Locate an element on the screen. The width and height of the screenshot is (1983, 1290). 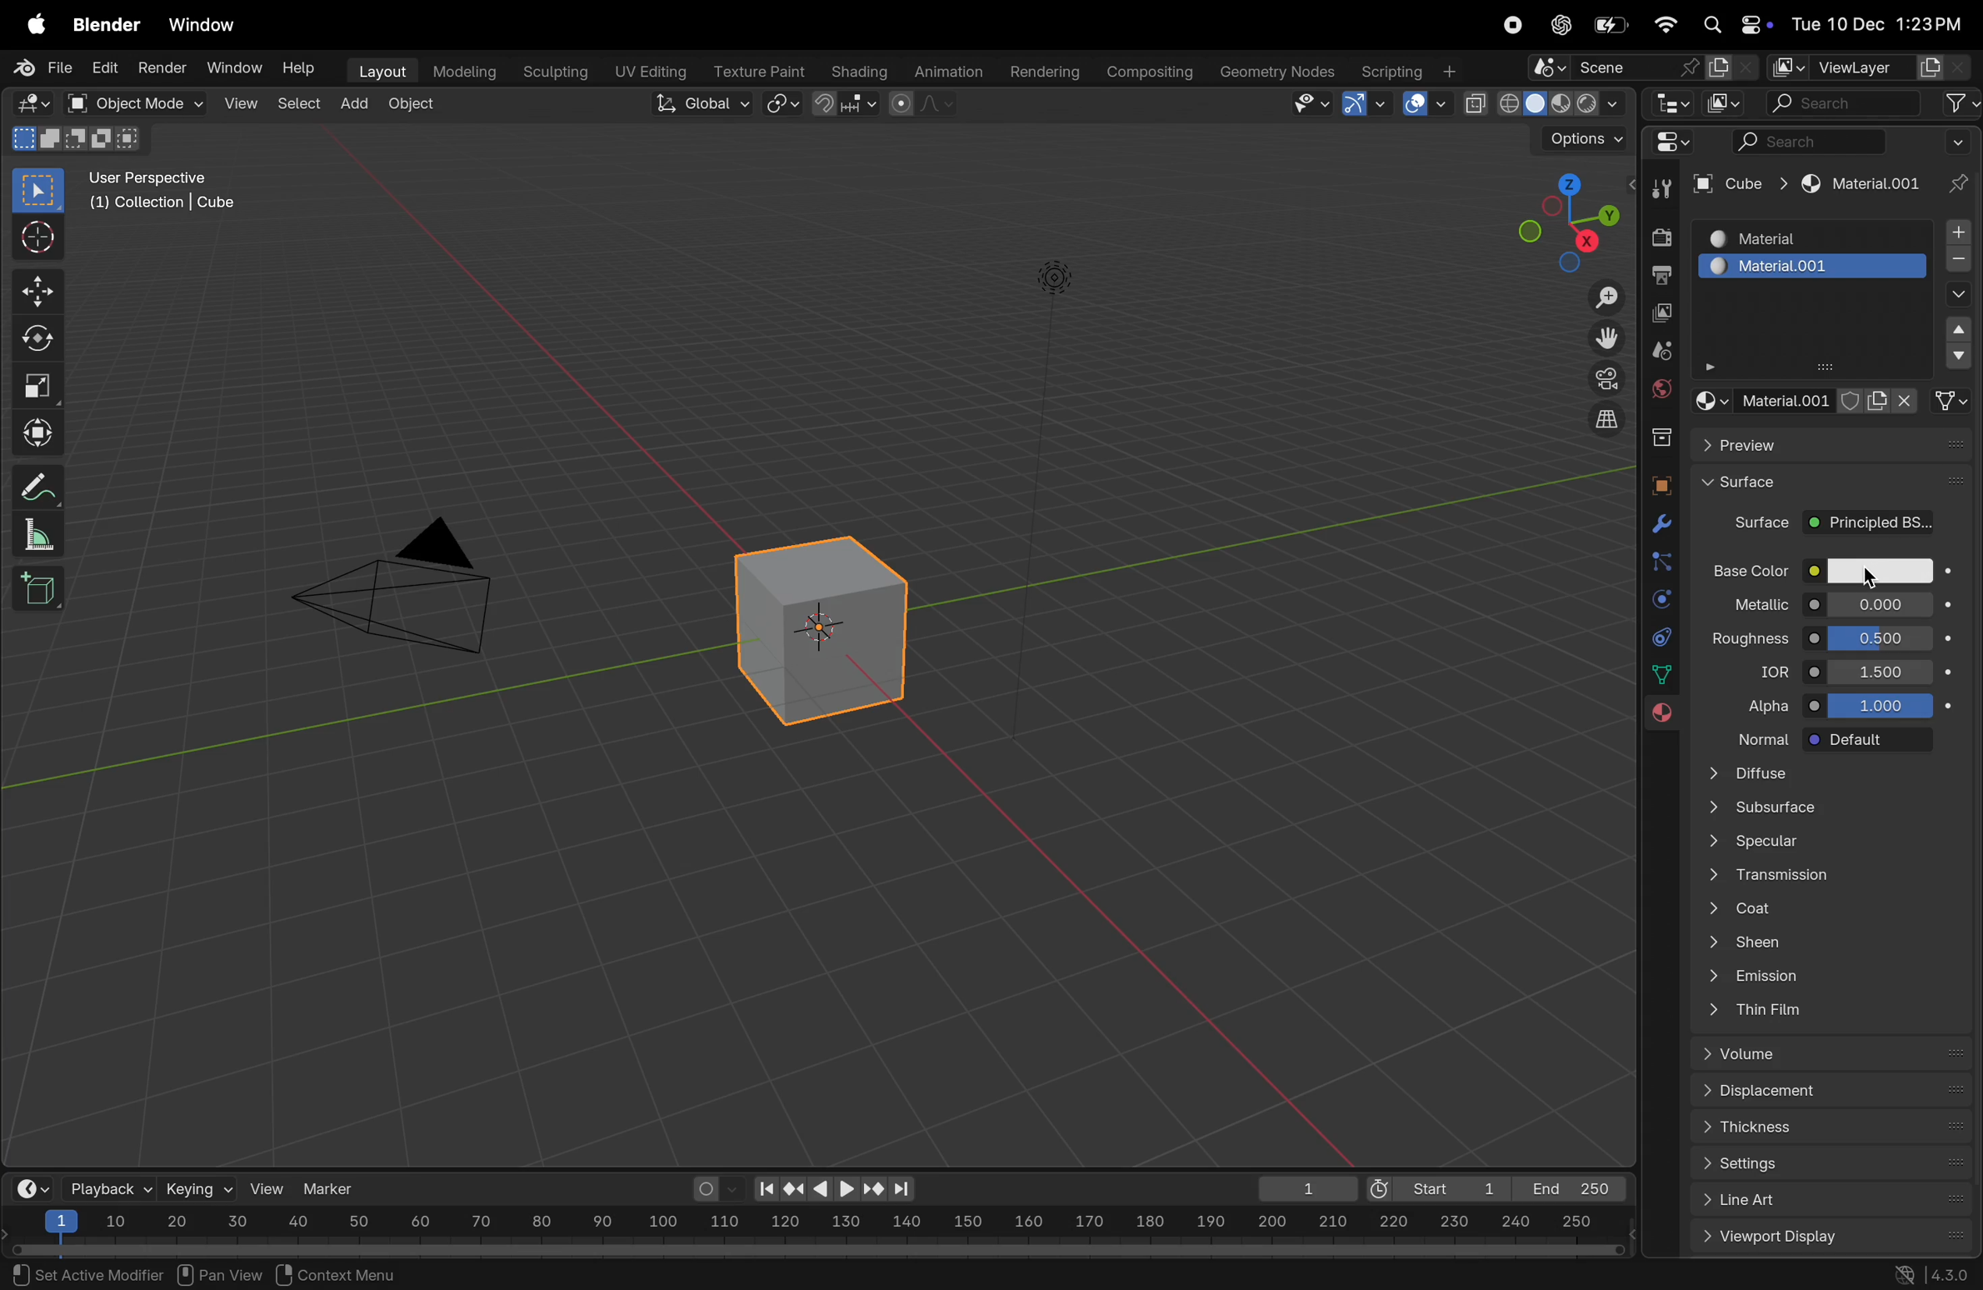
object is located at coordinates (412, 106).